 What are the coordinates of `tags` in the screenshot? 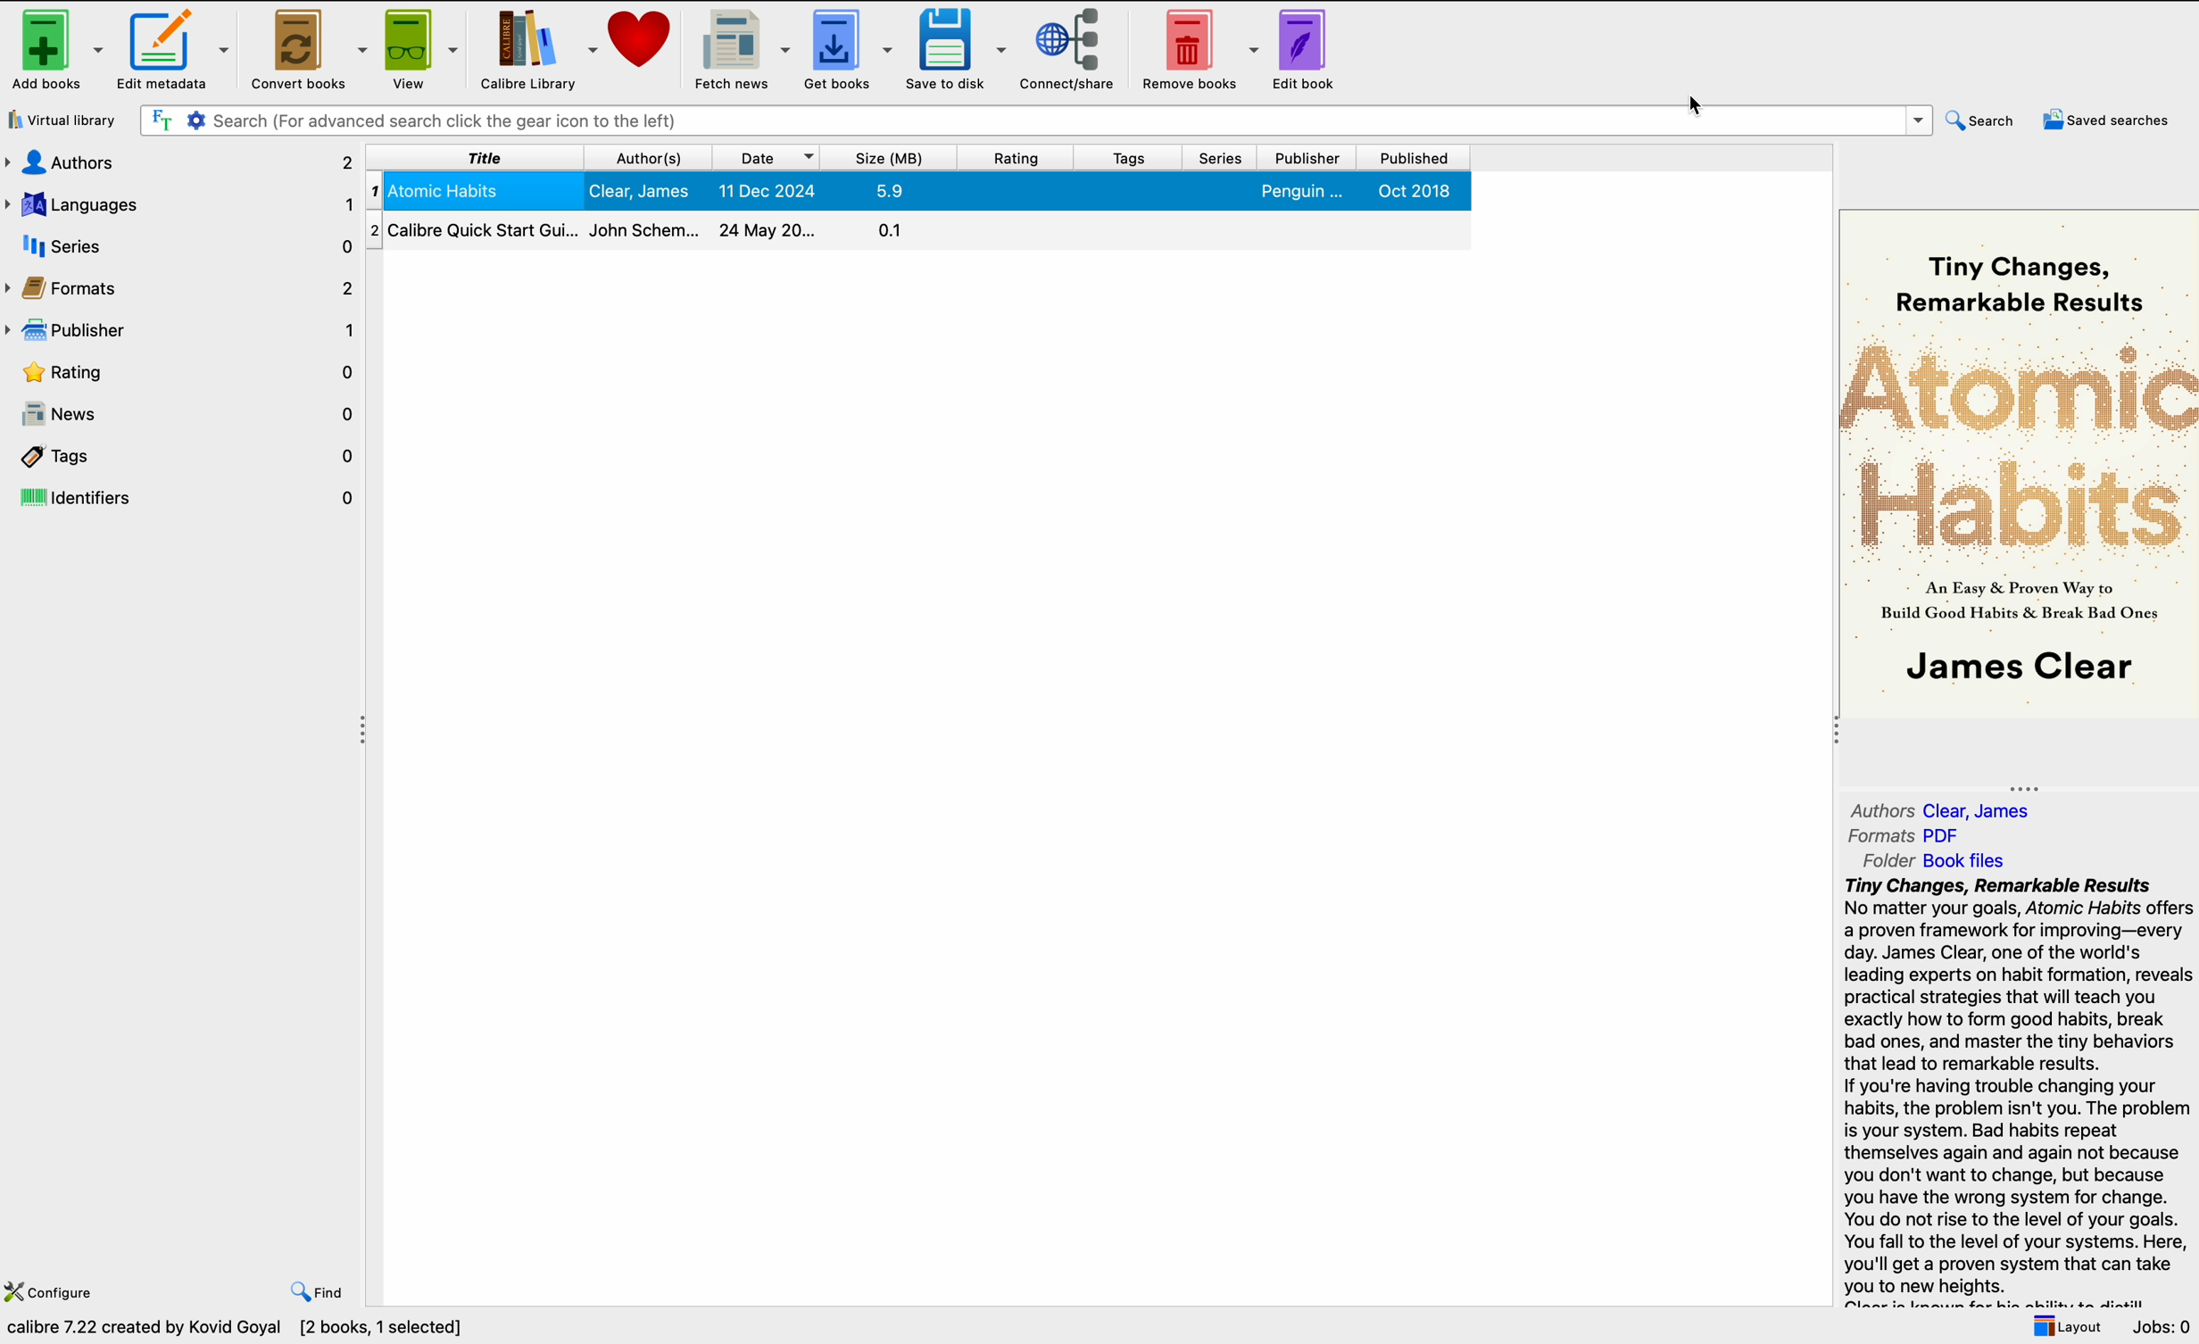 It's located at (181, 456).